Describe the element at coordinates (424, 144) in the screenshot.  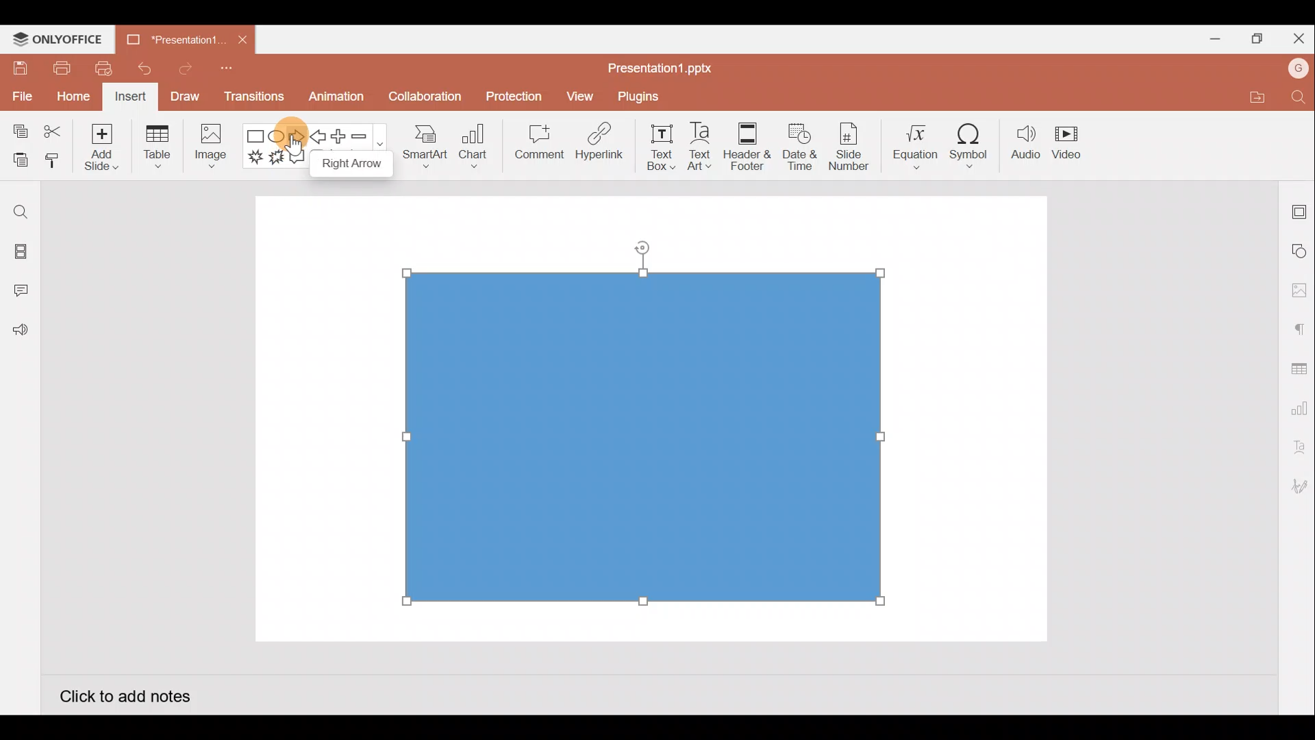
I see `SmartArt` at that location.